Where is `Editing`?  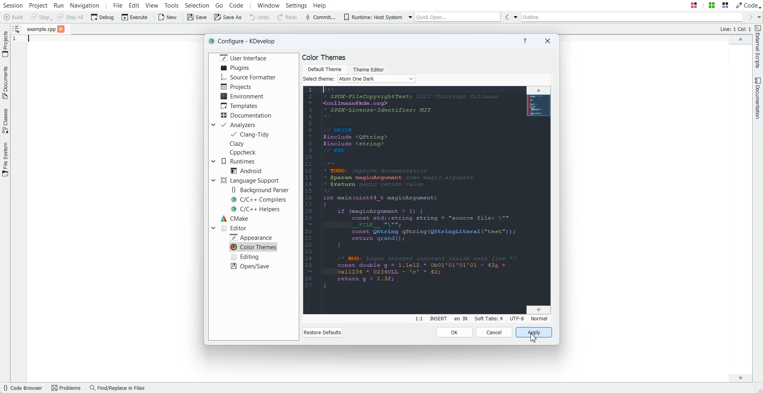
Editing is located at coordinates (246, 256).